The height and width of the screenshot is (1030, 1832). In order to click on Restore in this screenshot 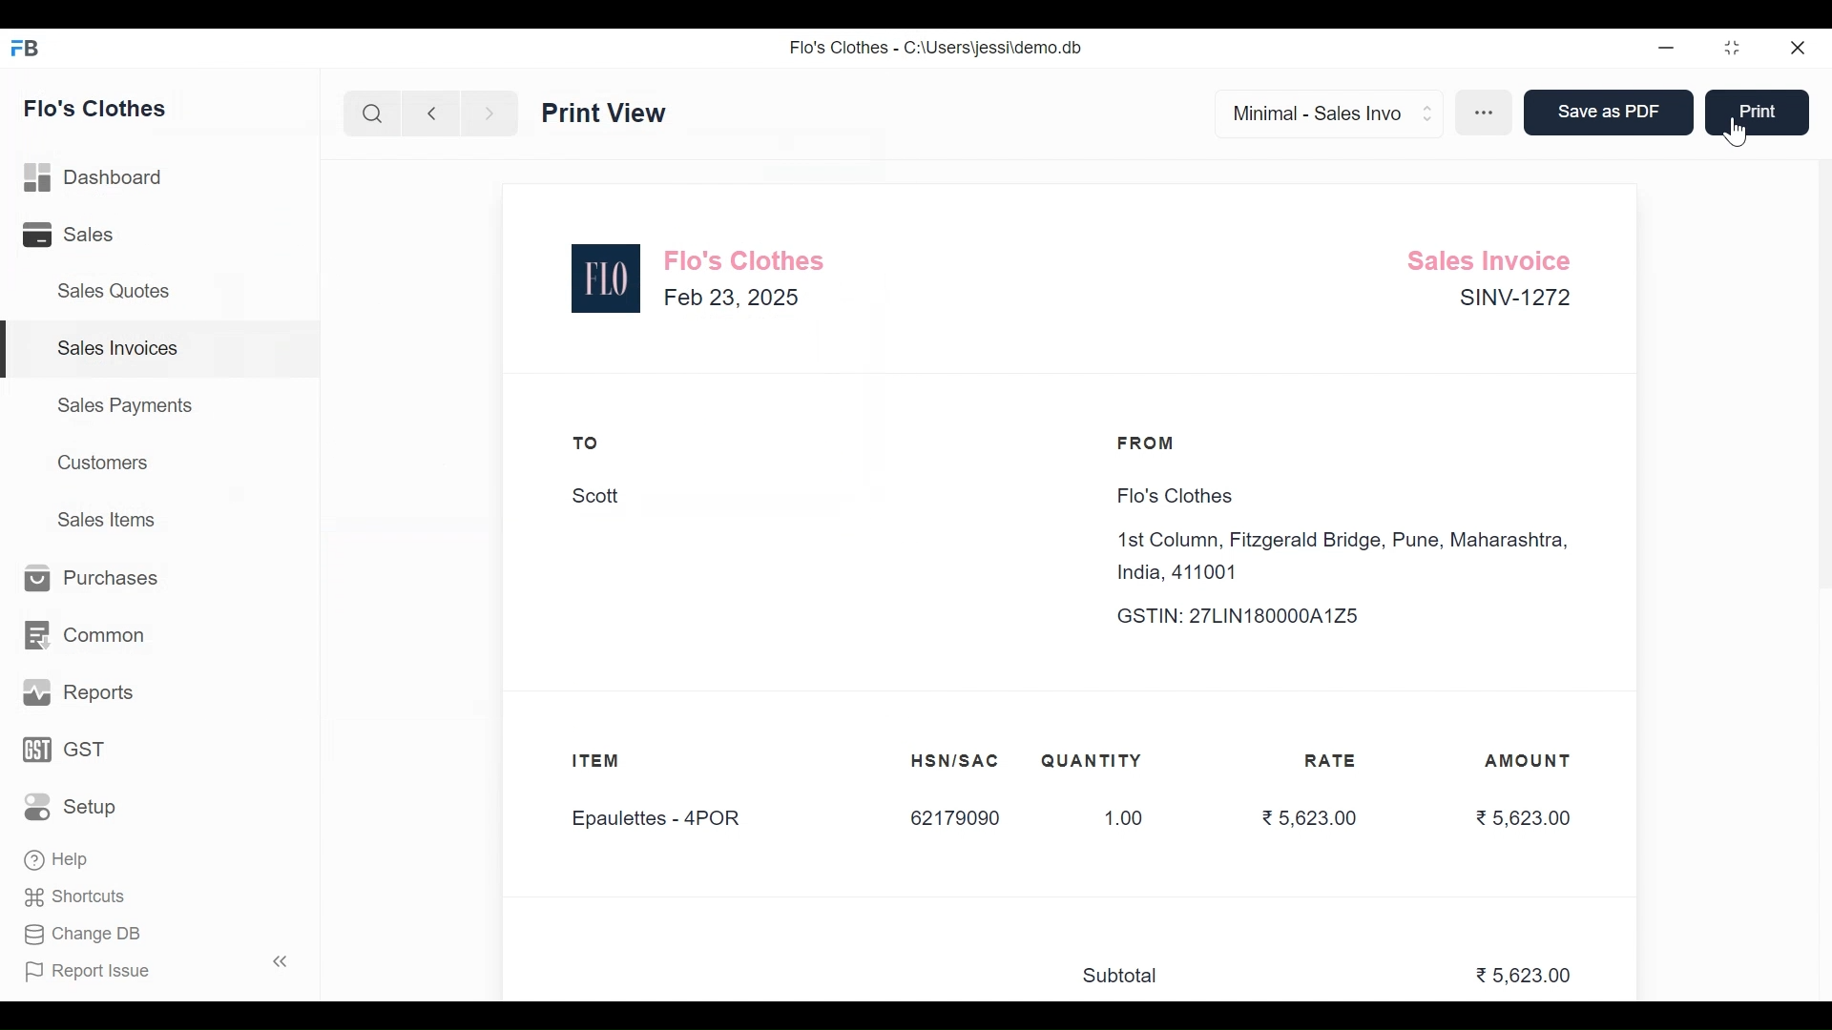, I will do `click(1735, 50)`.